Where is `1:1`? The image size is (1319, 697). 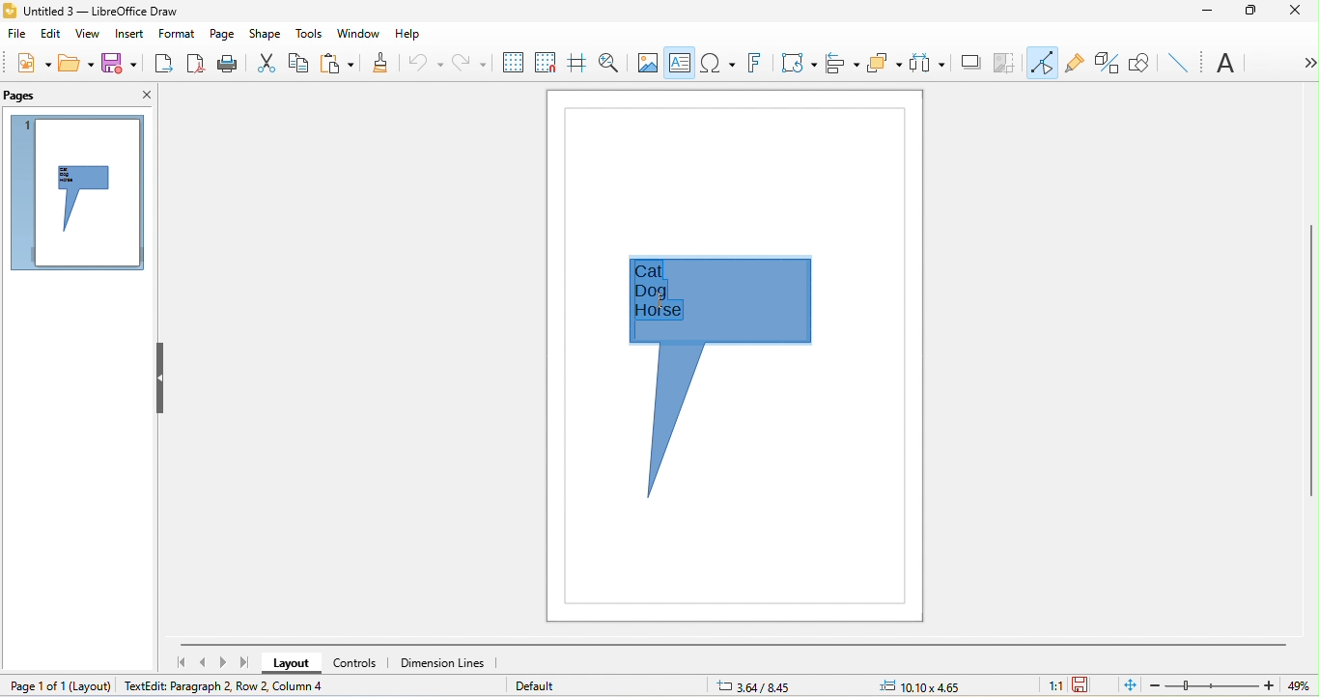
1:1 is located at coordinates (1051, 685).